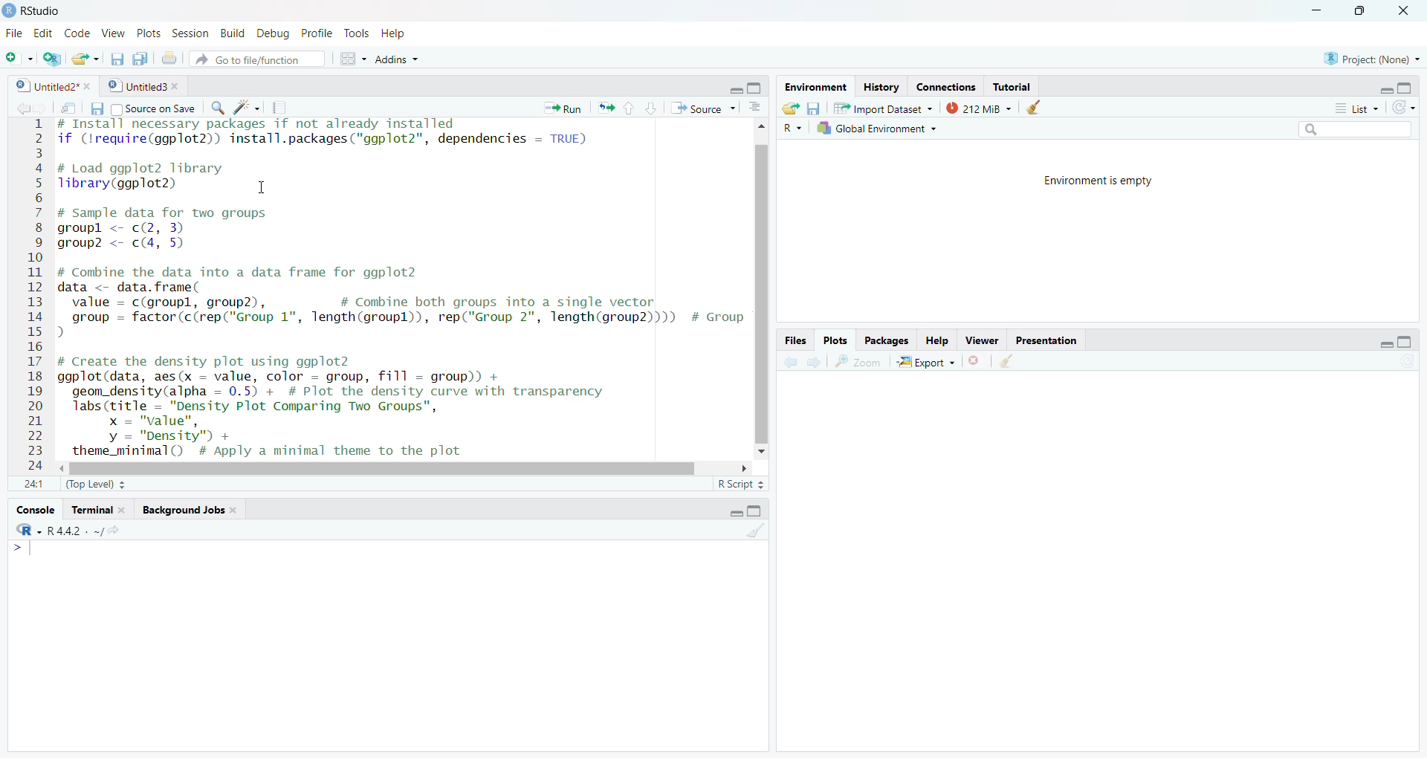  What do you see at coordinates (369, 470) in the screenshot?
I see `SLIDEBAR` at bounding box center [369, 470].